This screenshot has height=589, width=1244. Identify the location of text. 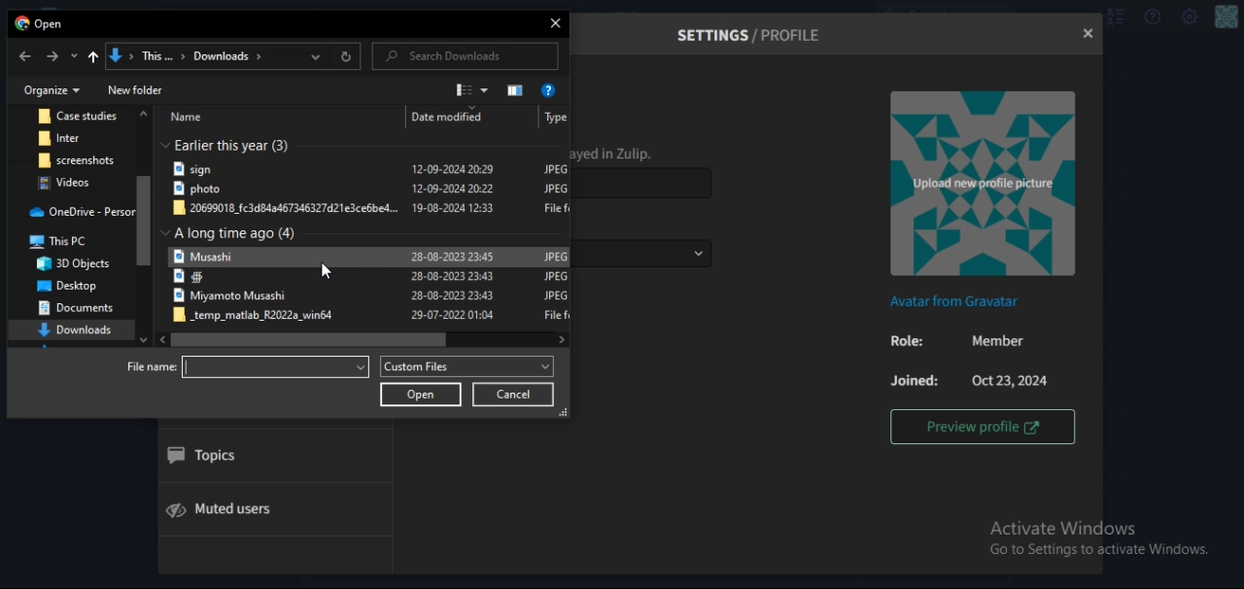
(234, 144).